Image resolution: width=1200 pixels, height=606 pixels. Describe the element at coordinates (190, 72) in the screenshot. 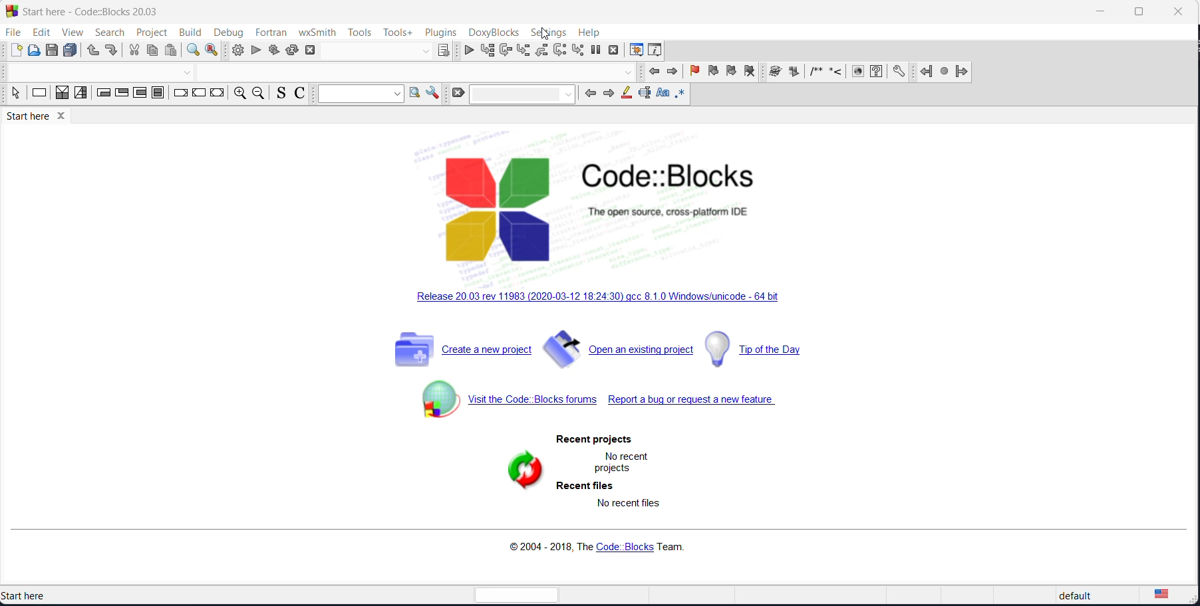

I see `dropdown` at that location.